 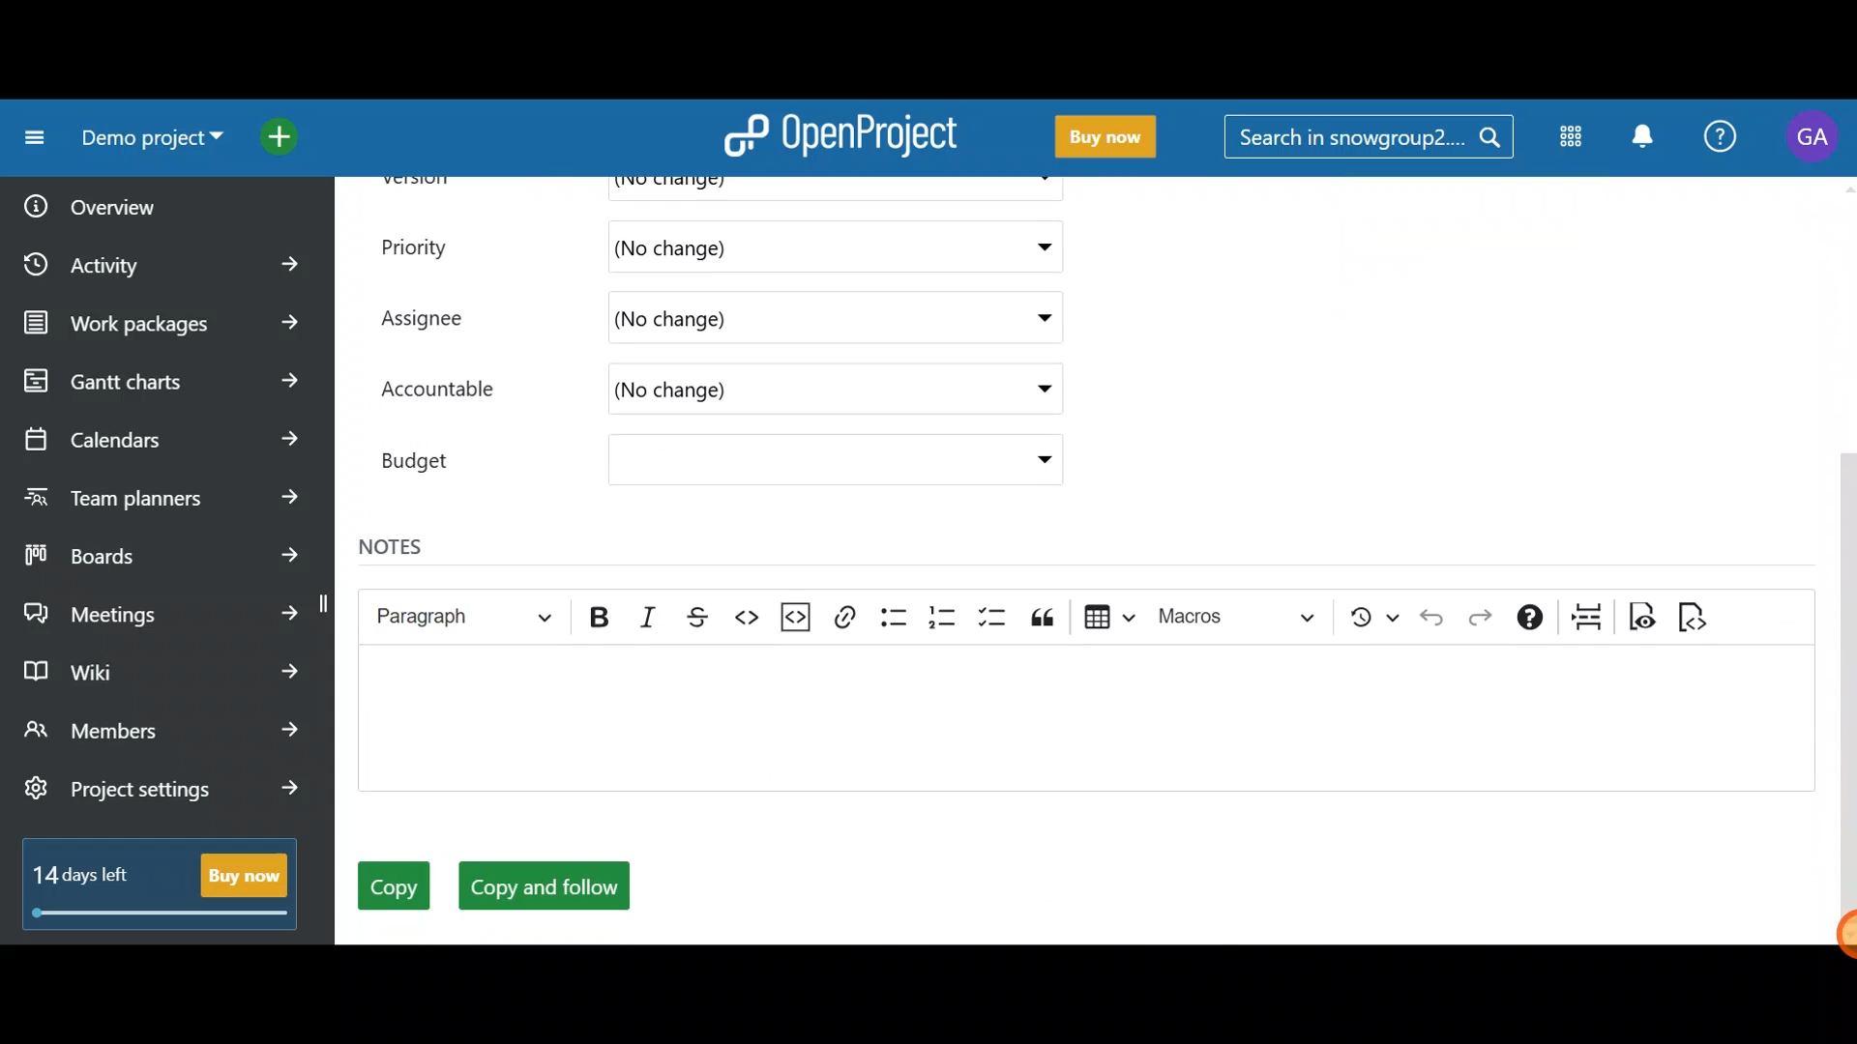 I want to click on Overview, so click(x=146, y=200).